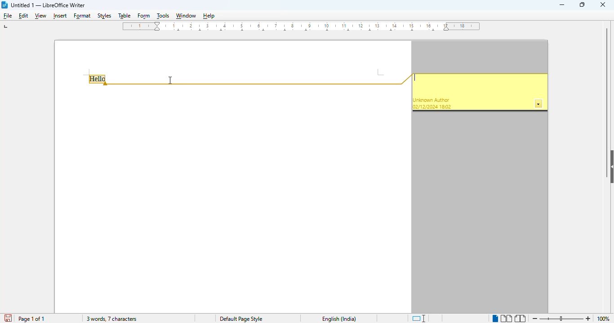 This screenshot has width=614, height=323. What do you see at coordinates (209, 16) in the screenshot?
I see `help` at bounding box center [209, 16].